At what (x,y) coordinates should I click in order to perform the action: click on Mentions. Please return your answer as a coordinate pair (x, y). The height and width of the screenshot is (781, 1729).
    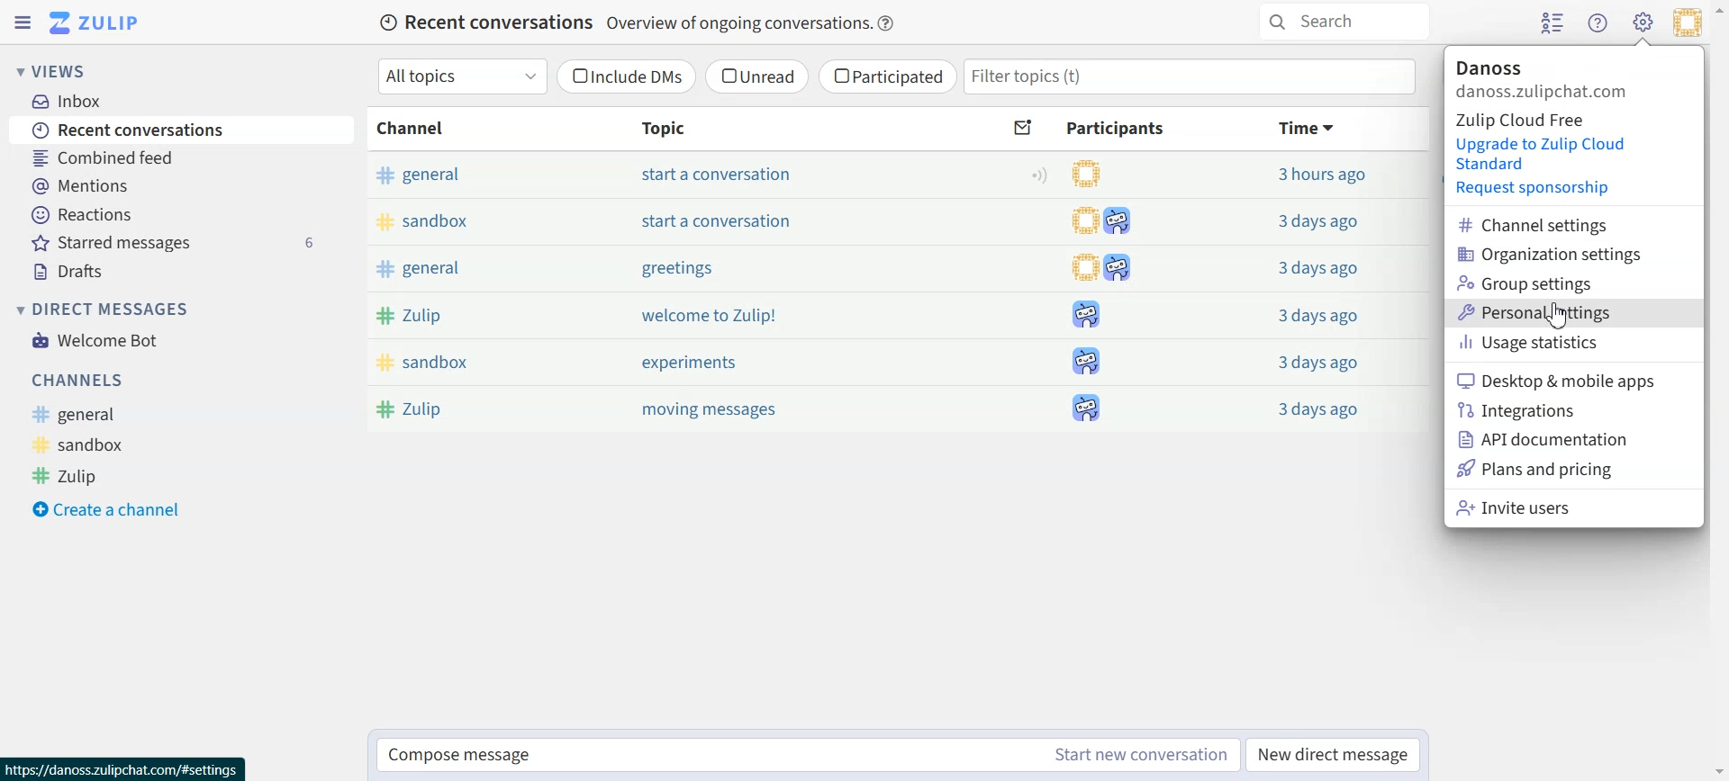
    Looking at the image, I should click on (86, 184).